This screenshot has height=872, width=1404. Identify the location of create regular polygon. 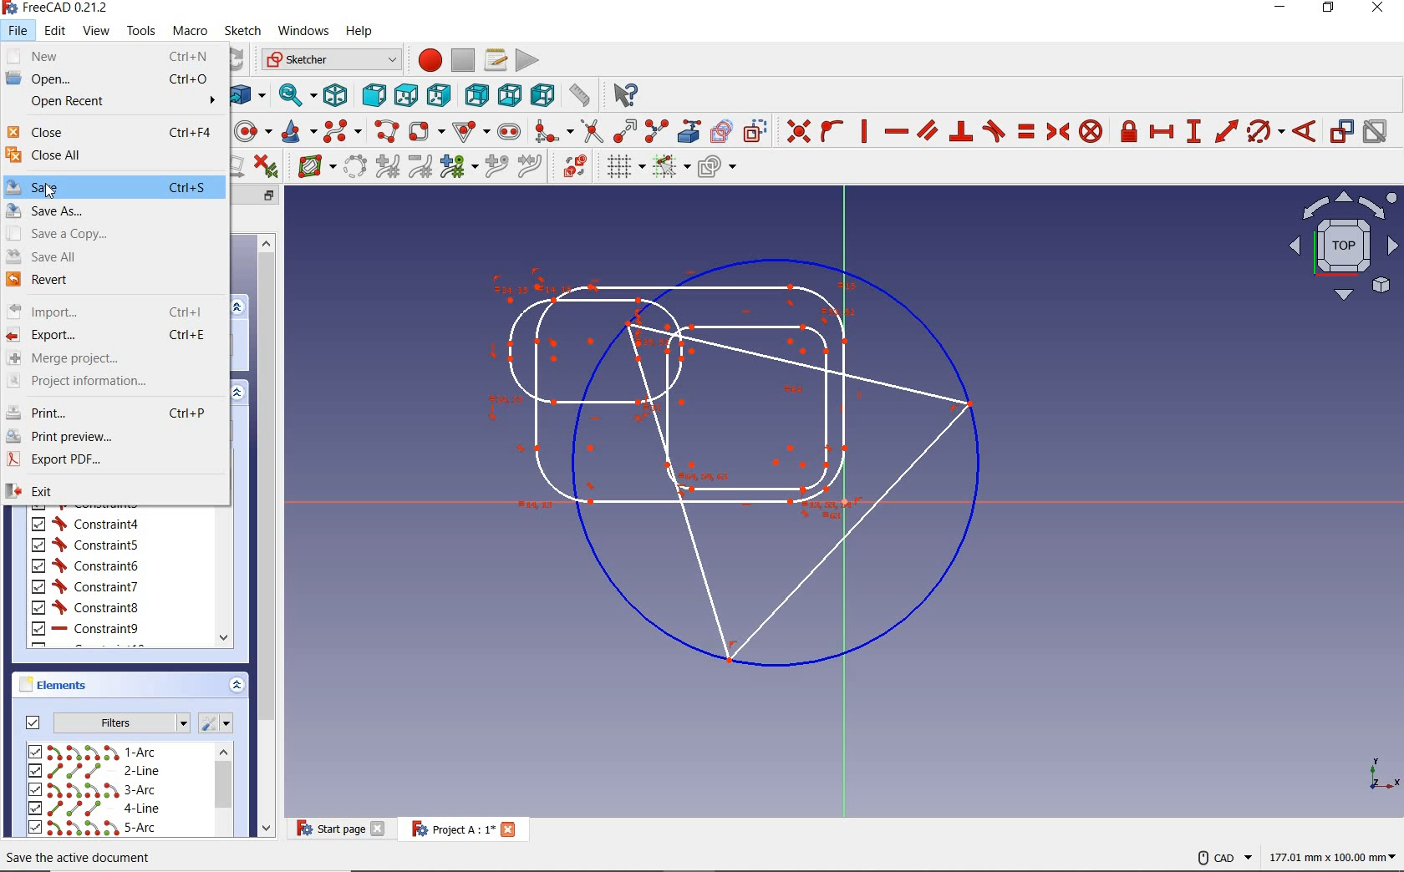
(470, 129).